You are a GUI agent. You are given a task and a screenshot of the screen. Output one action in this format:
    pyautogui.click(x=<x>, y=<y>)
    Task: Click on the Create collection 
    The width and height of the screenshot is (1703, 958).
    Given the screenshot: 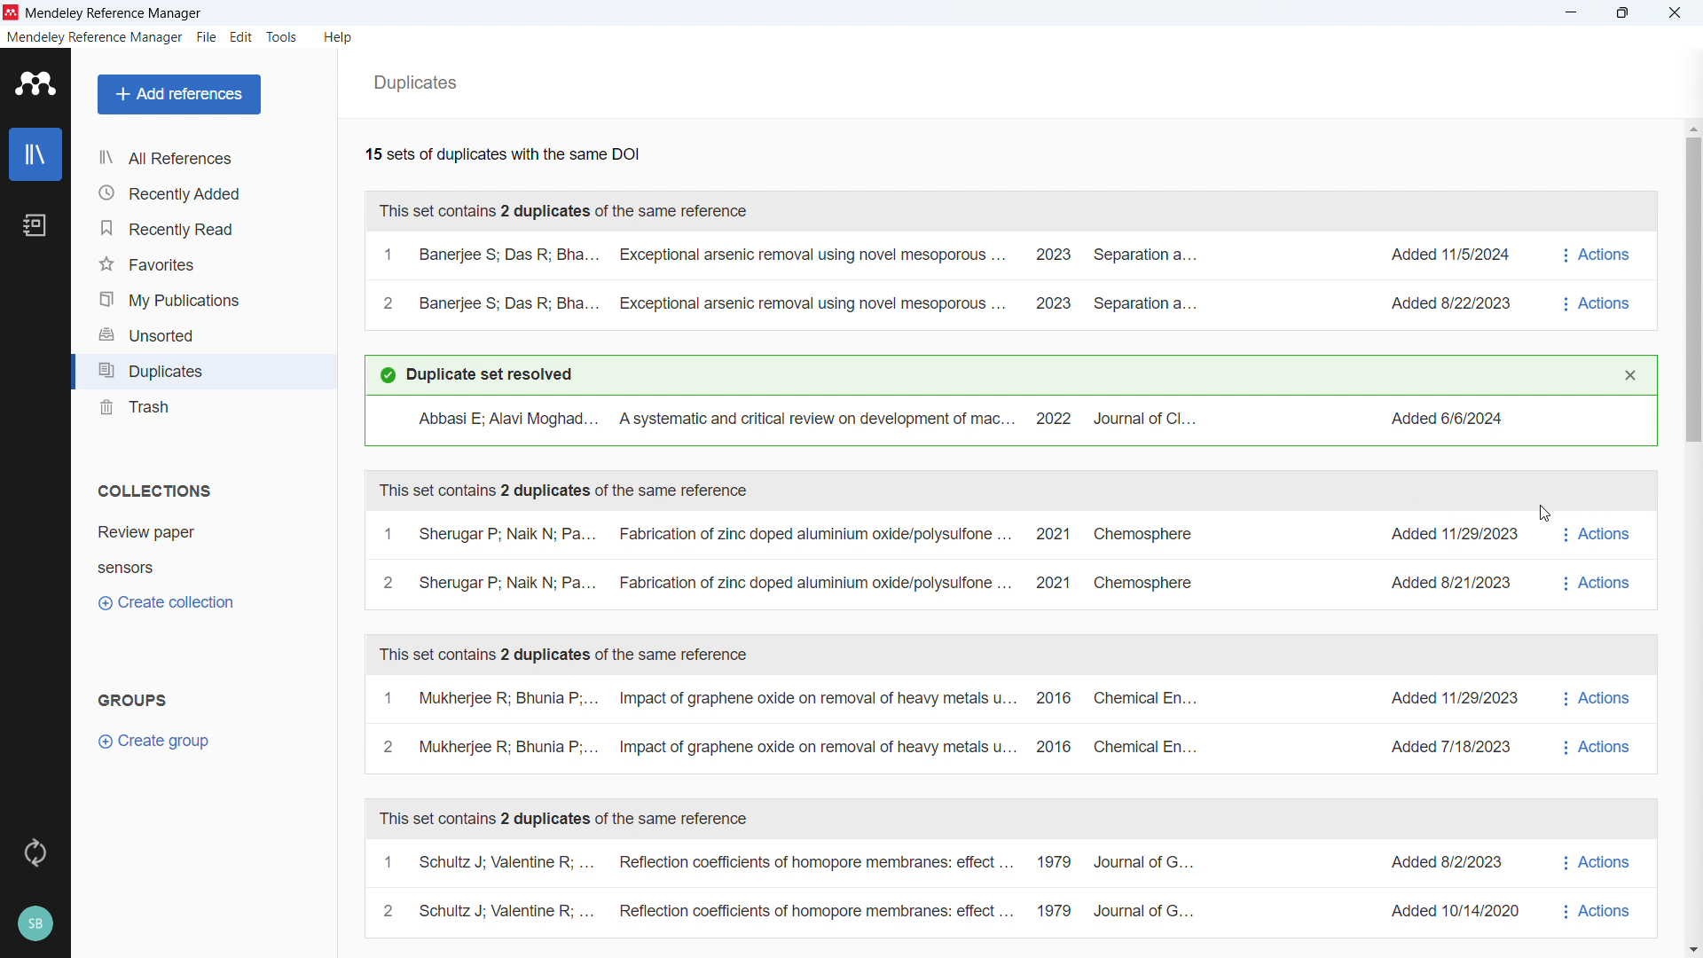 What is the action you would take?
    pyautogui.click(x=169, y=603)
    